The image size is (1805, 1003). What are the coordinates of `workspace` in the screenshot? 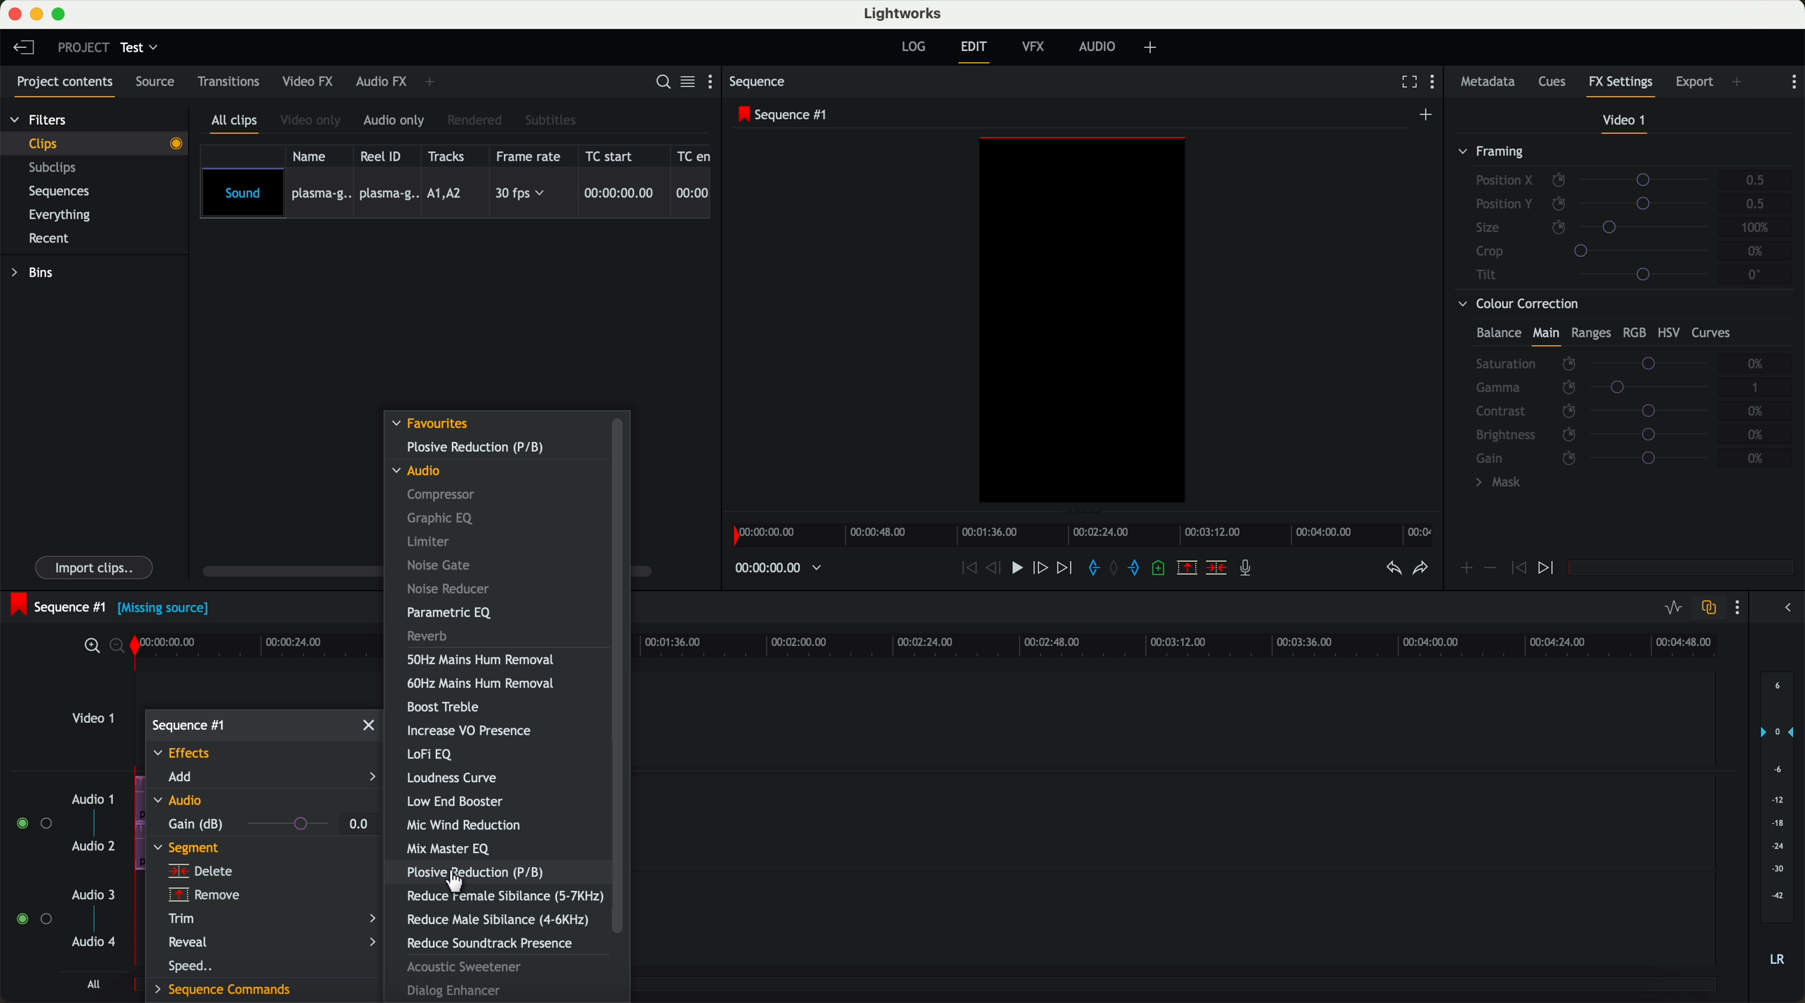 It's located at (1083, 322).